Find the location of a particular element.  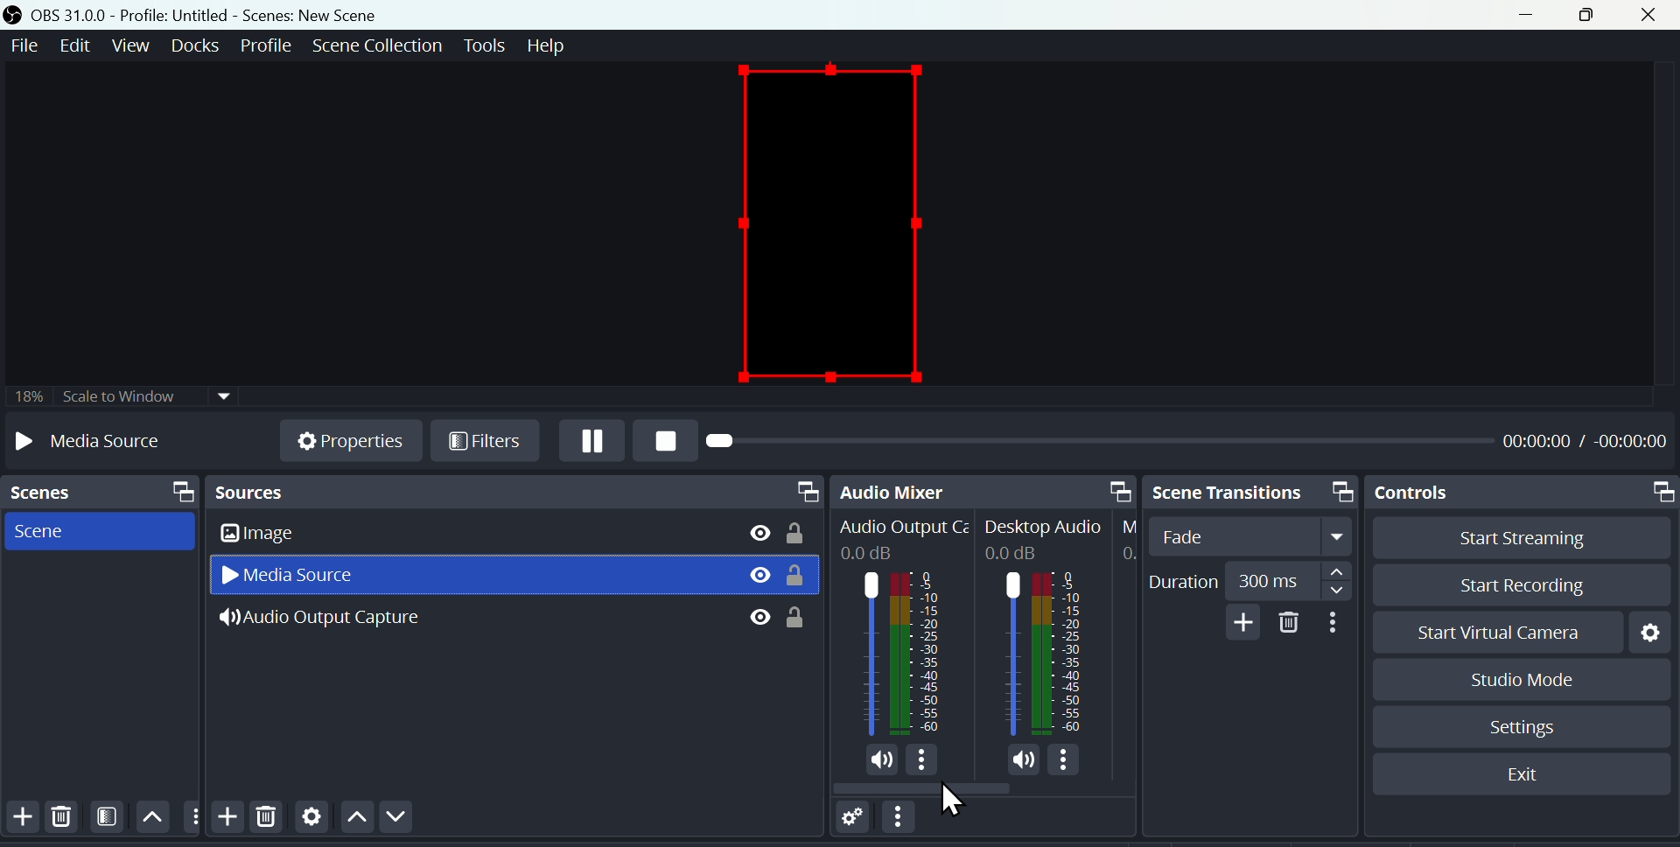

close is located at coordinates (1649, 16).